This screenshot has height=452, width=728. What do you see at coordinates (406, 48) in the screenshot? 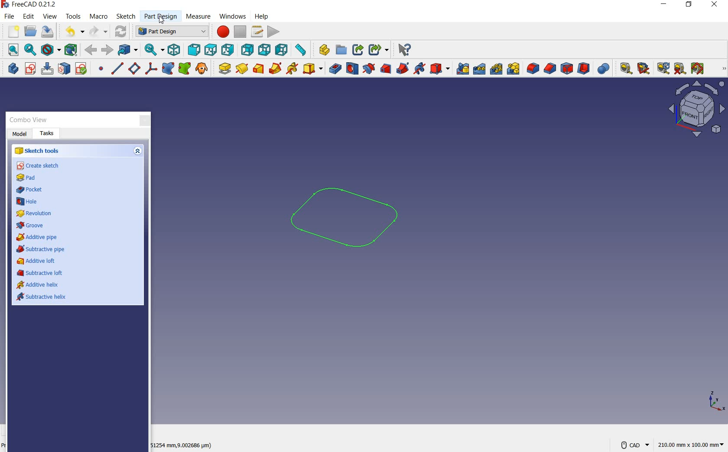
I see `Help` at bounding box center [406, 48].